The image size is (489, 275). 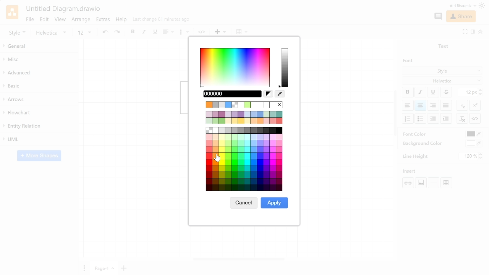 I want to click on Drag.io logo, so click(x=12, y=12).